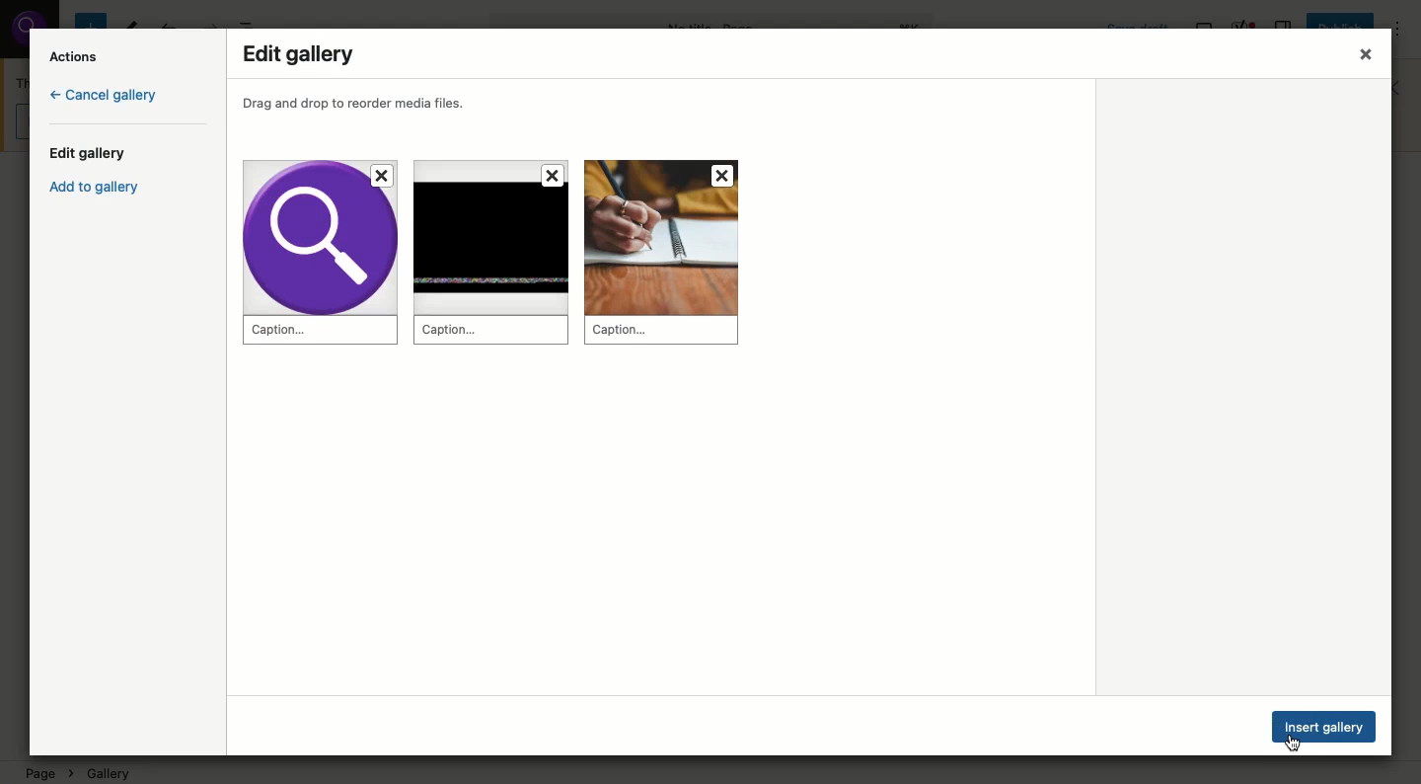 The height and width of the screenshot is (784, 1421). I want to click on Add to gallery, so click(103, 191).